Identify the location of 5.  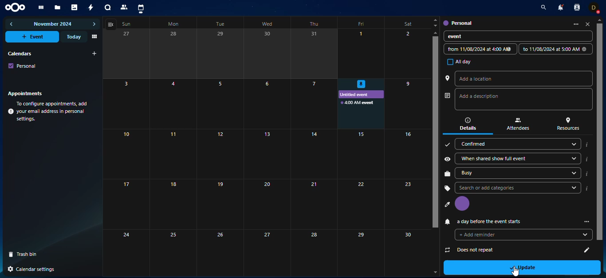
(220, 104).